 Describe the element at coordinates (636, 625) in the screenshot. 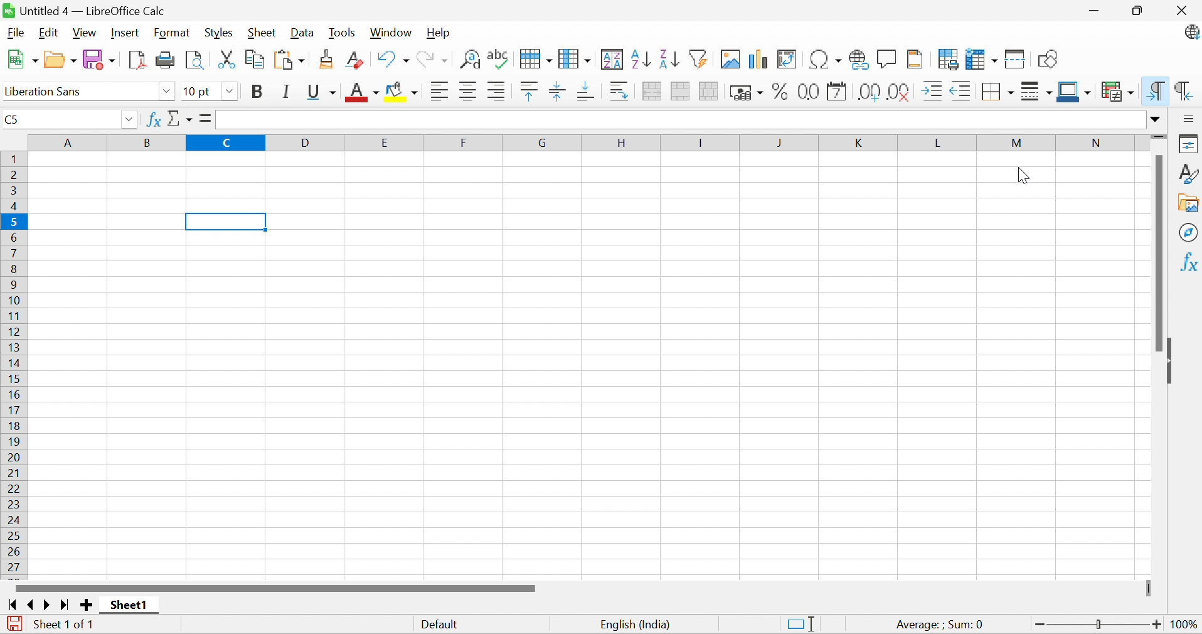

I see `English (India)` at that location.